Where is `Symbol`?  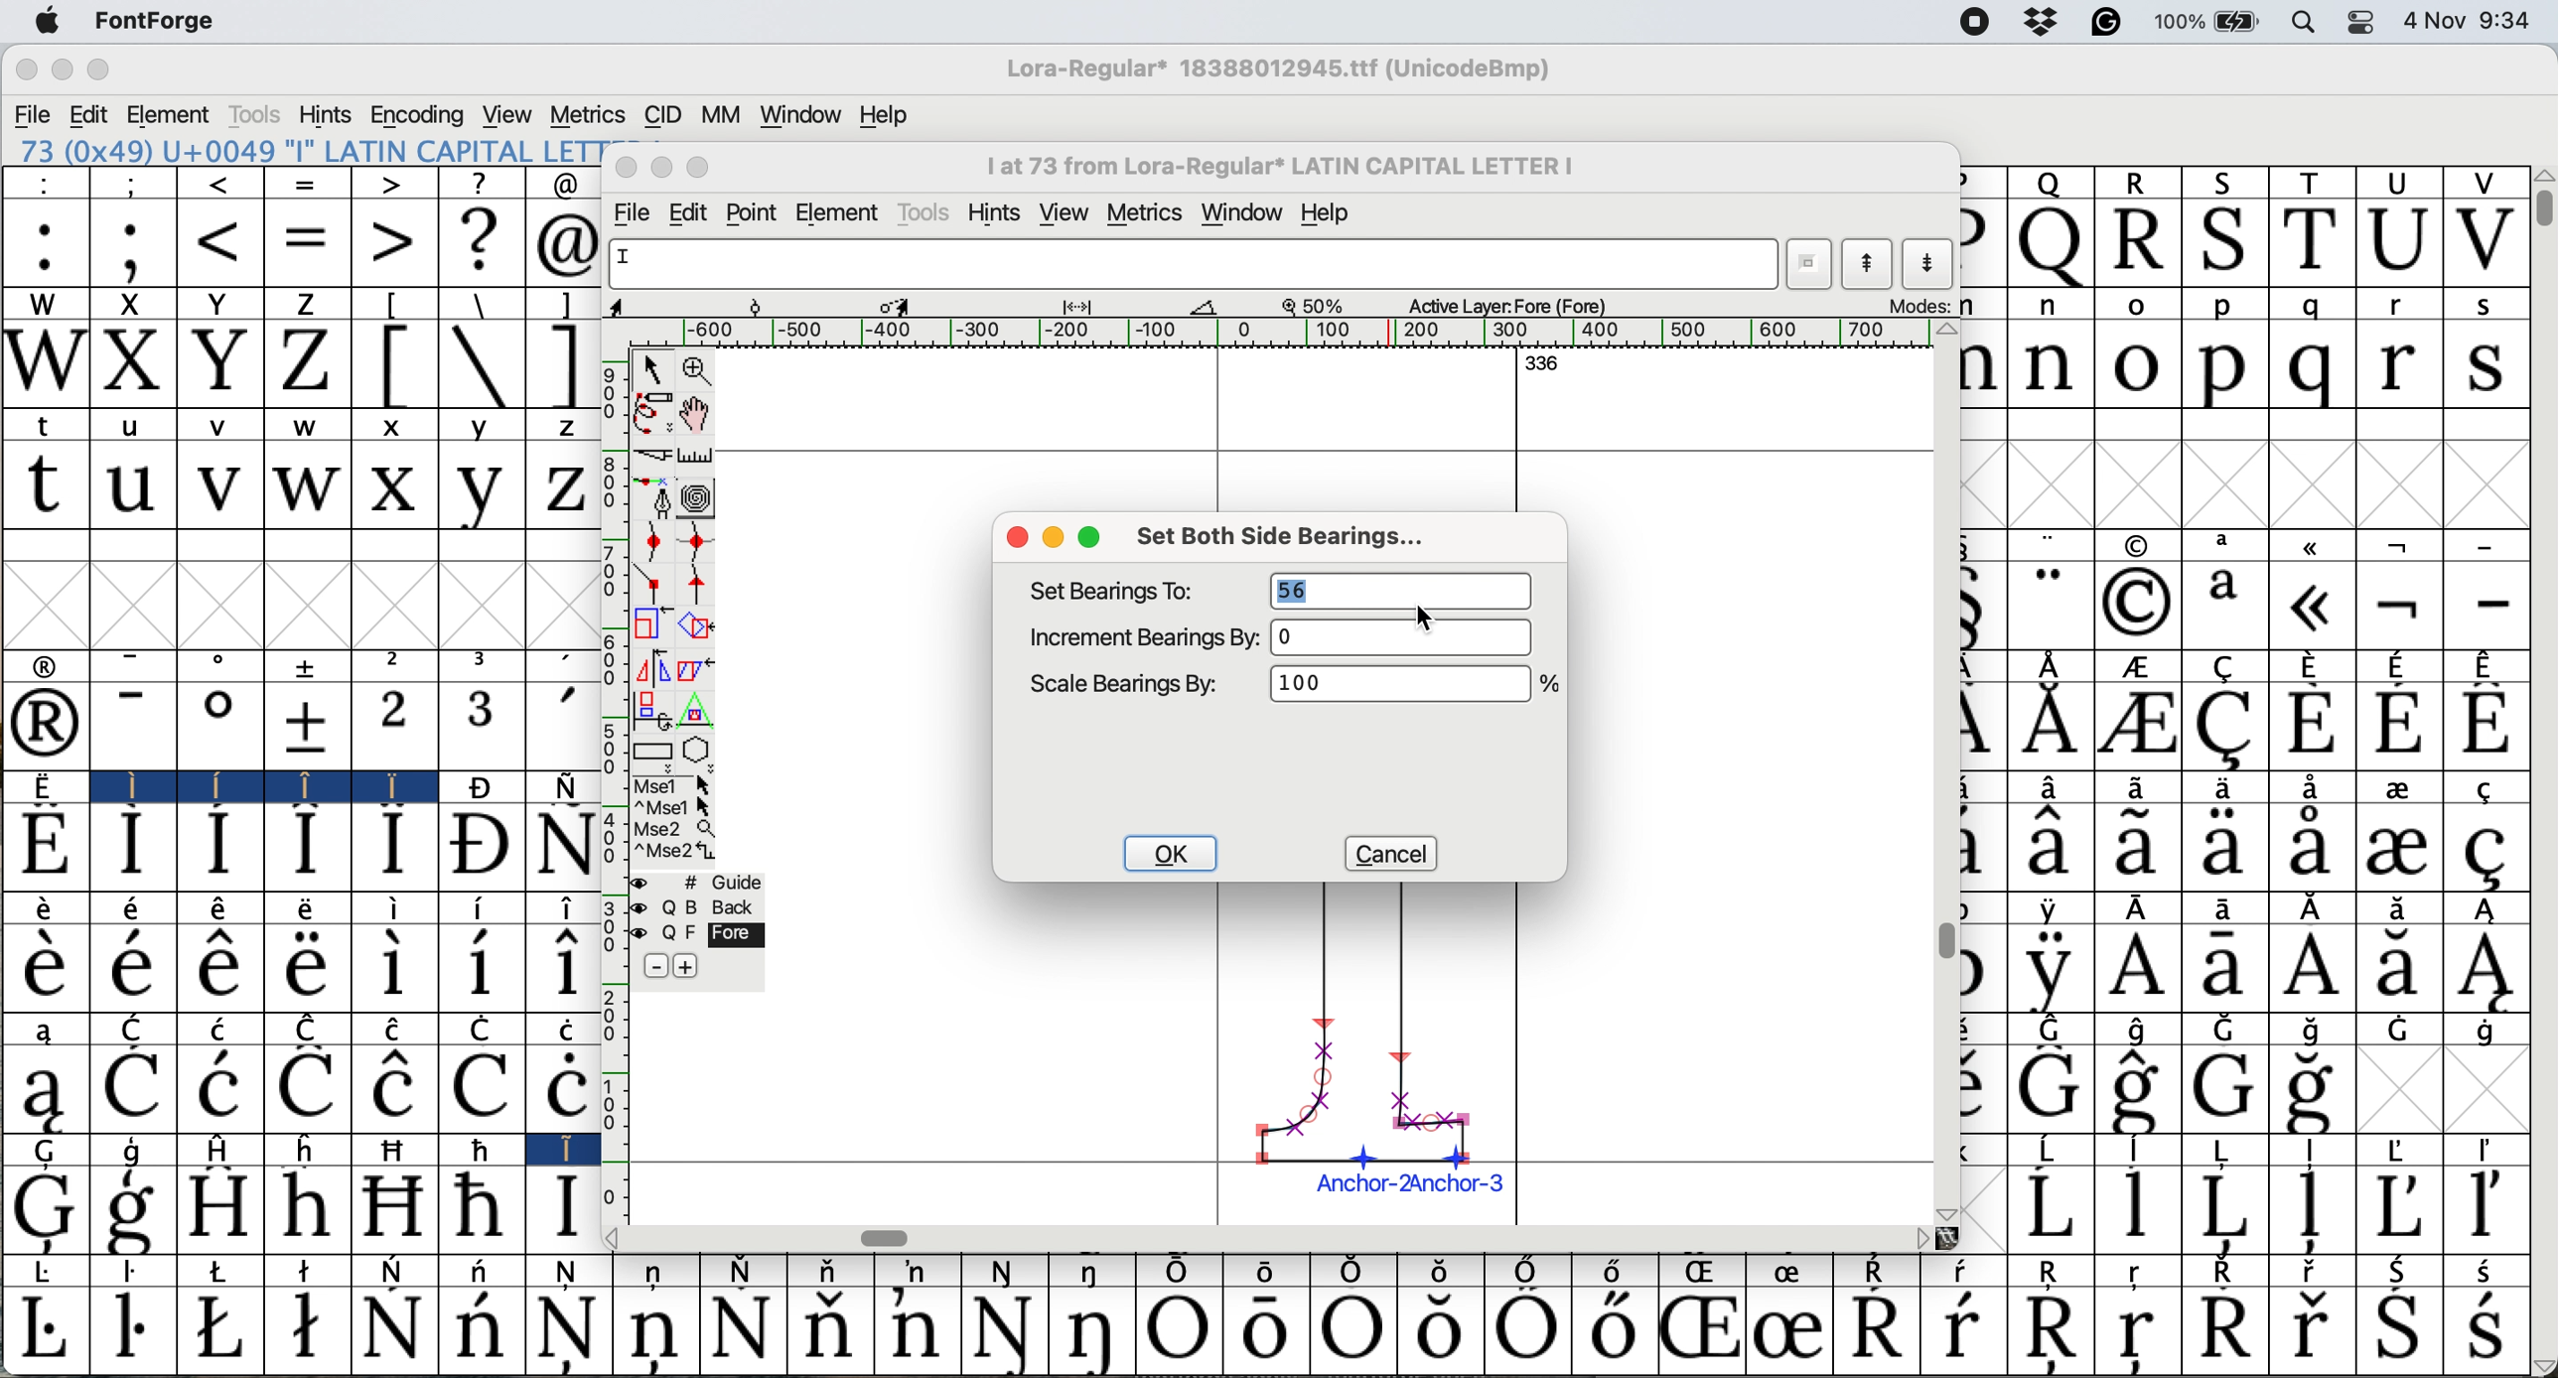
Symbol is located at coordinates (1796, 1271).